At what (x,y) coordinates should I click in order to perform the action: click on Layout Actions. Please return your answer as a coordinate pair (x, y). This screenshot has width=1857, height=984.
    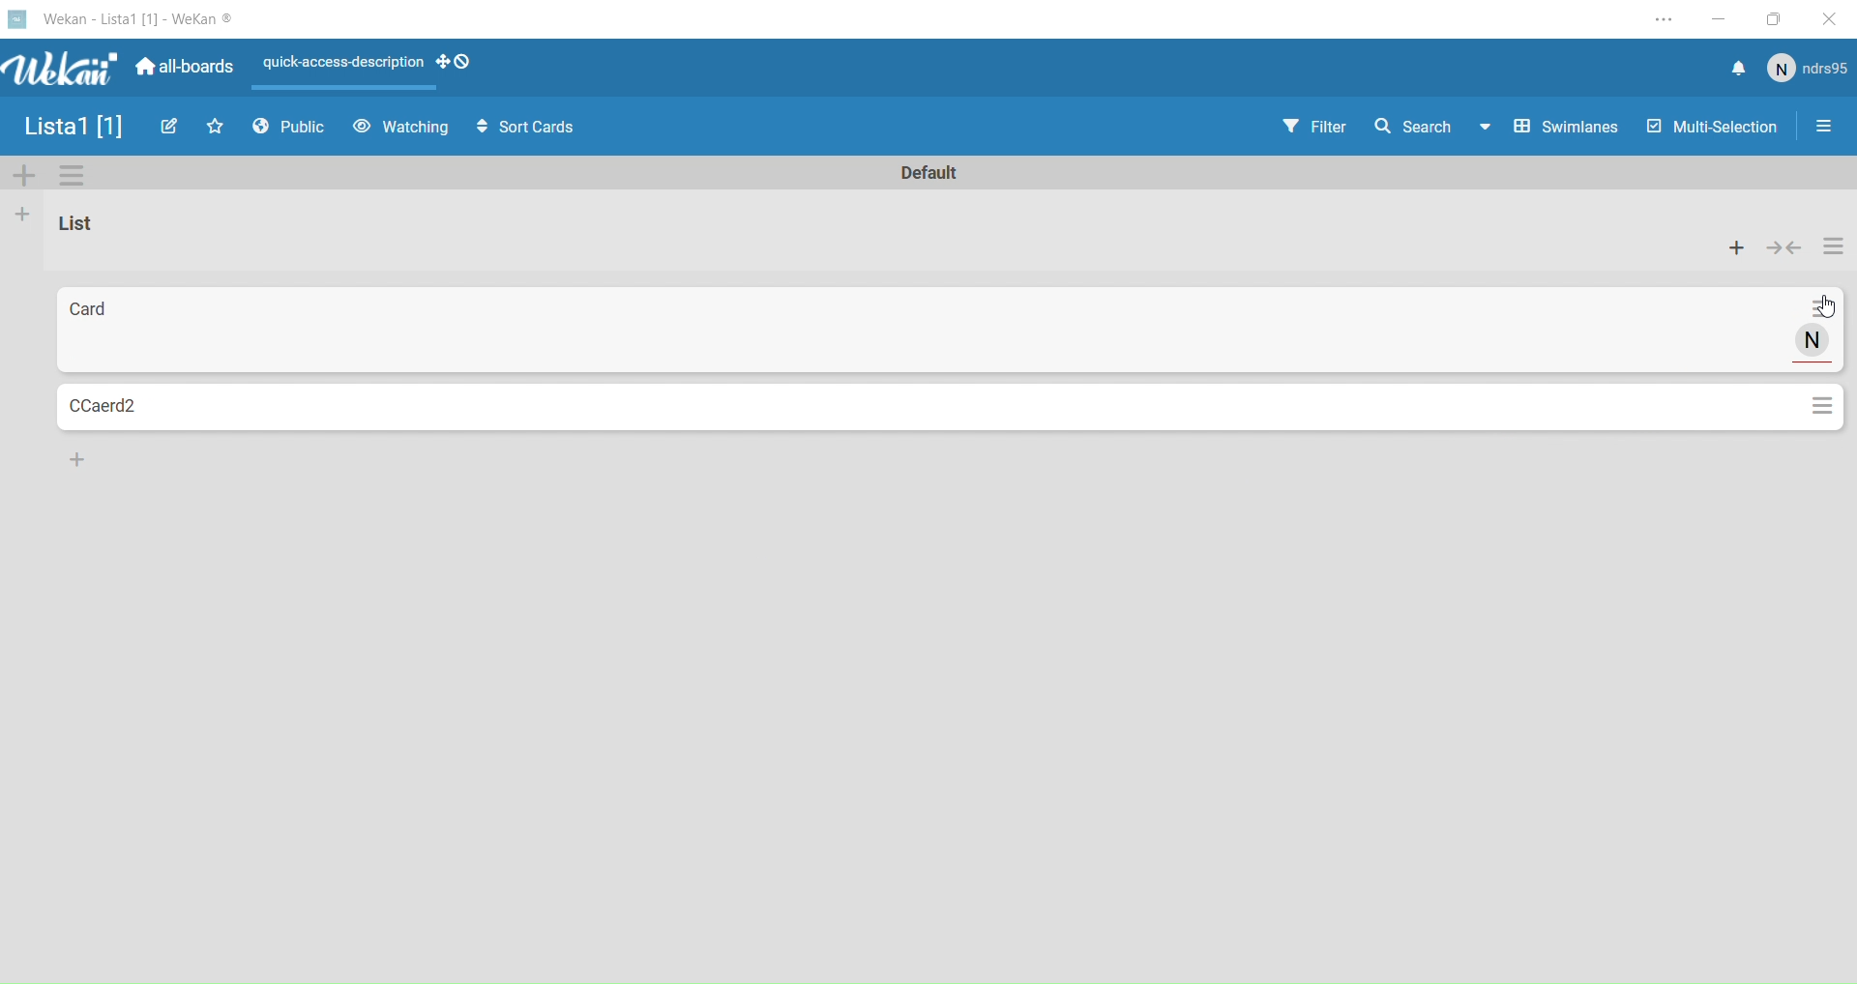
    Looking at the image, I should click on (337, 66).